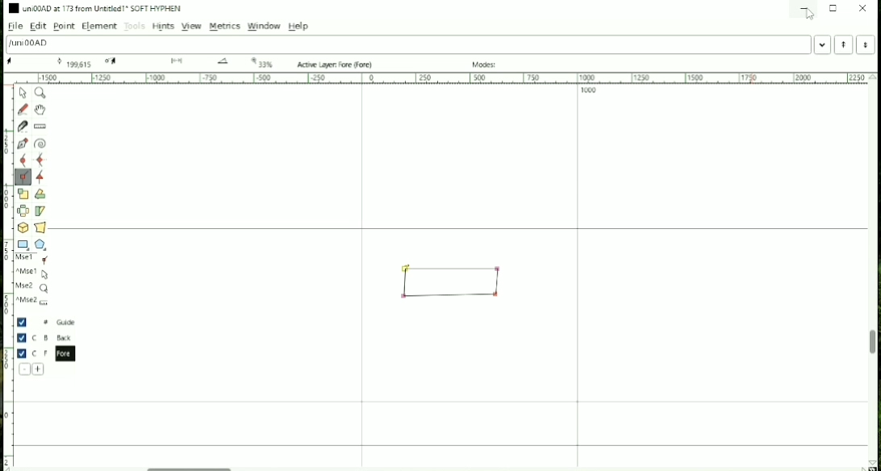 The image size is (881, 471). What do you see at coordinates (33, 288) in the screenshot?
I see `Mse2` at bounding box center [33, 288].